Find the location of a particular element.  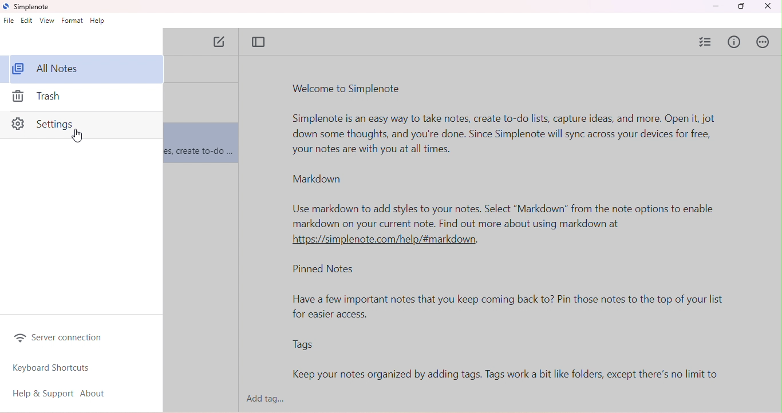

help is located at coordinates (98, 21).